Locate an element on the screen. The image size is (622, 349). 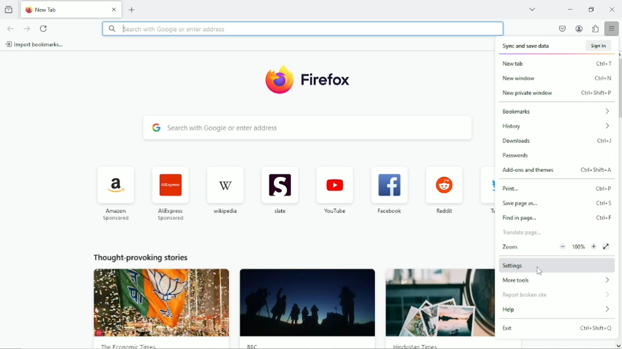
restore down is located at coordinates (592, 9).